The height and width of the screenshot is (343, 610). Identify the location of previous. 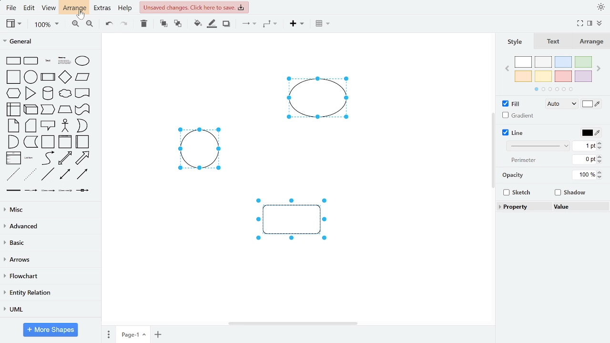
(507, 70).